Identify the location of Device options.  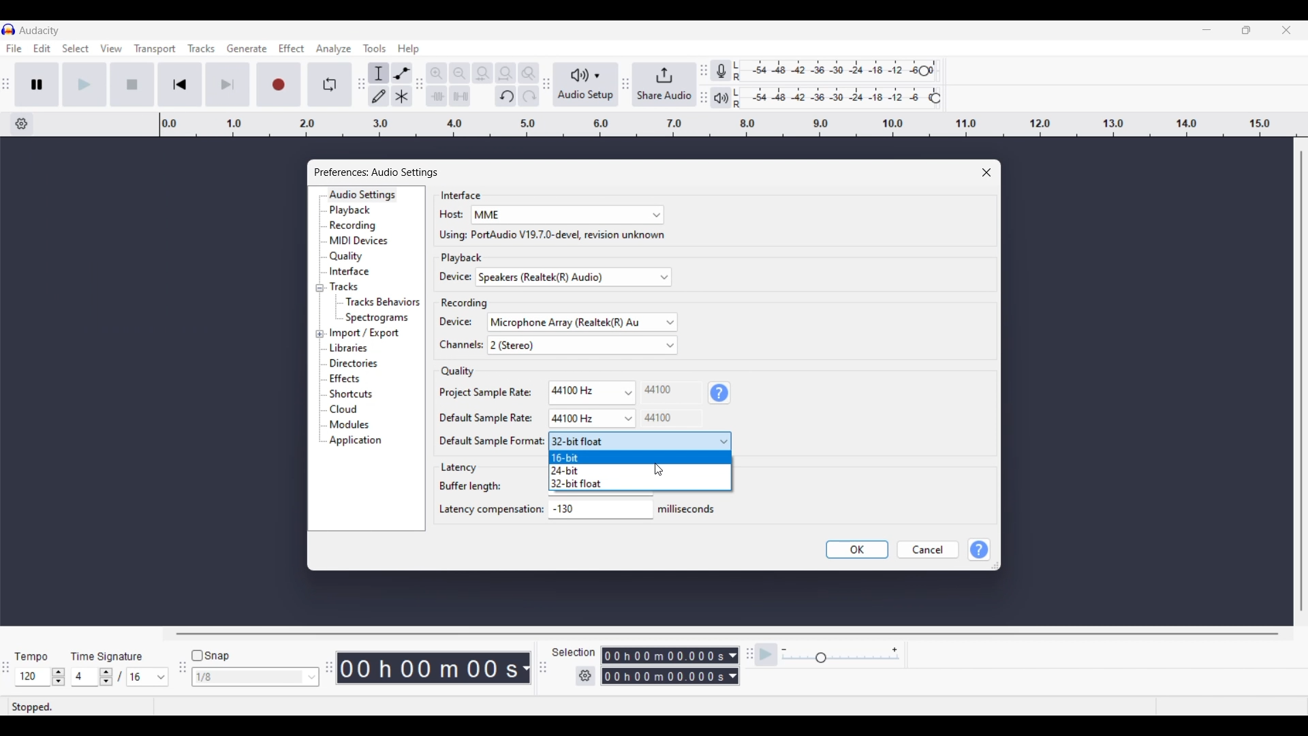
(582, 322).